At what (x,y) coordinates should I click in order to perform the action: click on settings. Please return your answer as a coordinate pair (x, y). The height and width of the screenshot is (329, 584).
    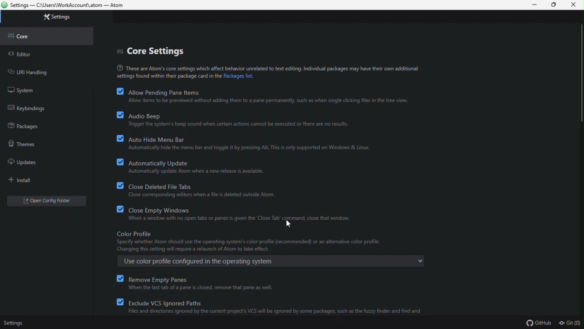
    Looking at the image, I should click on (58, 17).